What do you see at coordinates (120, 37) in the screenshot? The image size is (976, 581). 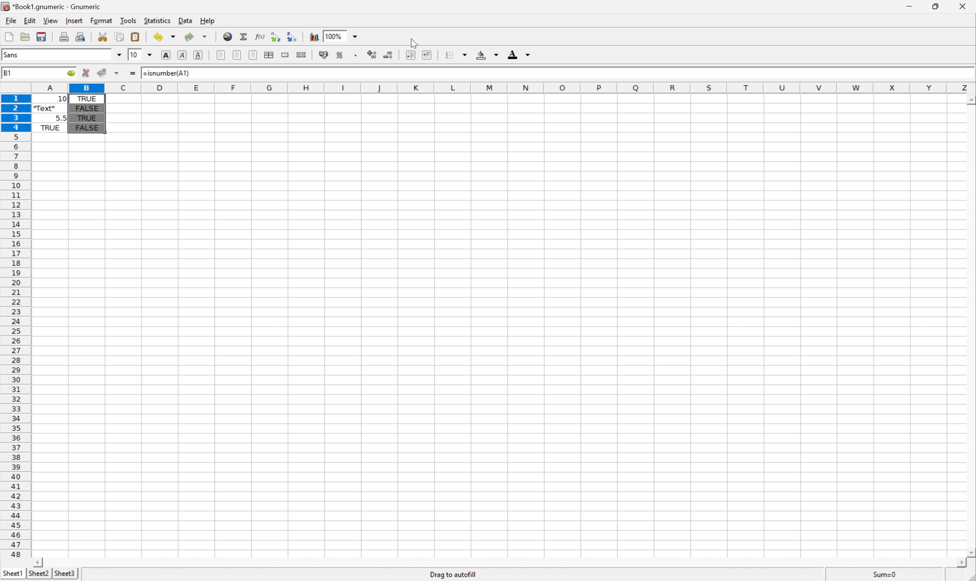 I see `Copy clipboard` at bounding box center [120, 37].